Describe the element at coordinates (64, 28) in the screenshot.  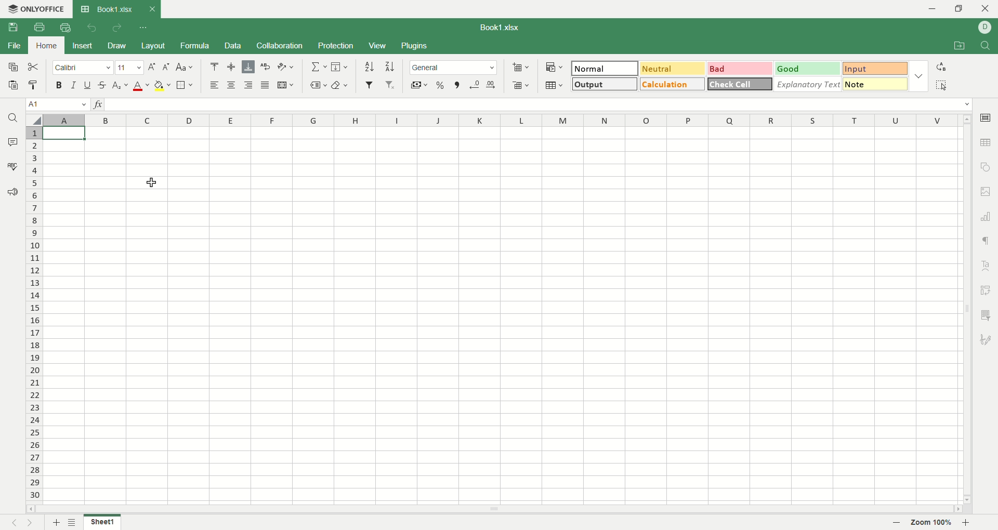
I see `quick print` at that location.